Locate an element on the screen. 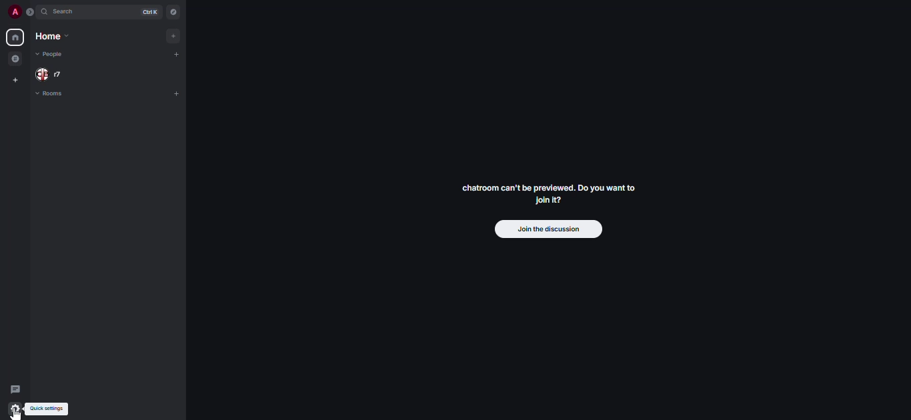  add is located at coordinates (176, 94).